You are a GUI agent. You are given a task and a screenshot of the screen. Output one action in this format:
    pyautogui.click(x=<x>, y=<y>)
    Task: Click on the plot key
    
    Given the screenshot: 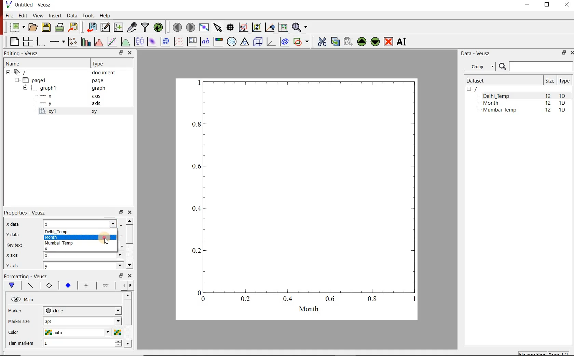 What is the action you would take?
    pyautogui.click(x=191, y=42)
    